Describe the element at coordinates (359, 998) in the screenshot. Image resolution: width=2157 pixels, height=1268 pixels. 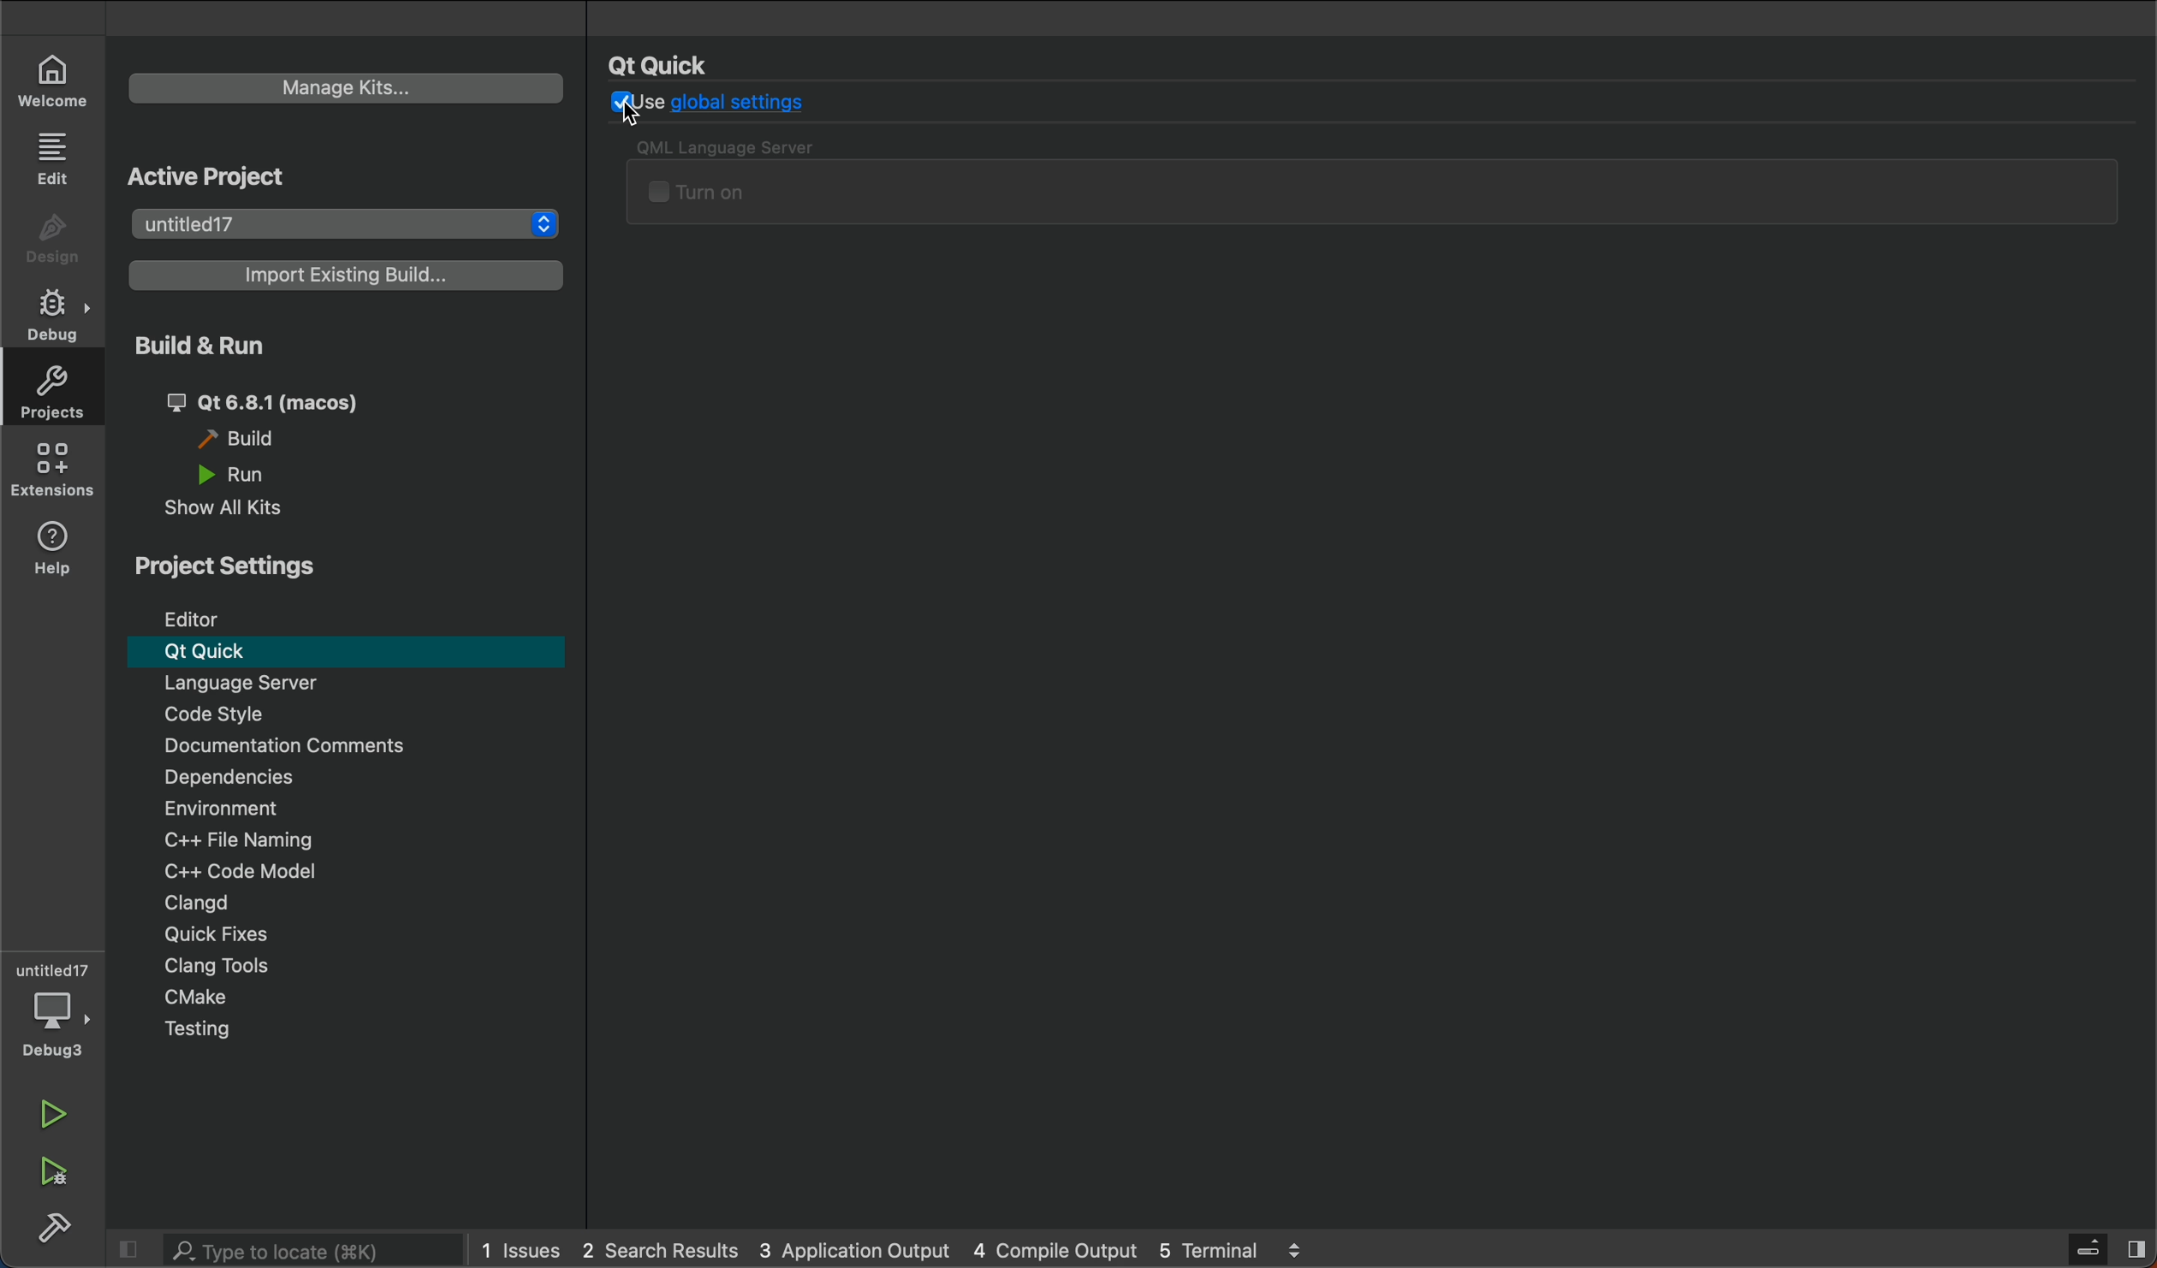
I see `cmake` at that location.